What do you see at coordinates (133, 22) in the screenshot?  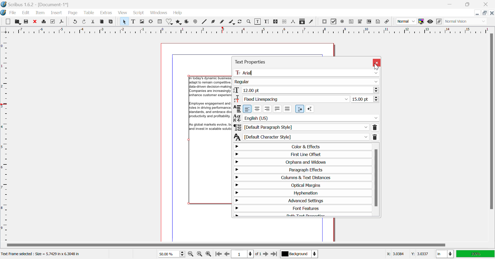 I see `Text Frame` at bounding box center [133, 22].